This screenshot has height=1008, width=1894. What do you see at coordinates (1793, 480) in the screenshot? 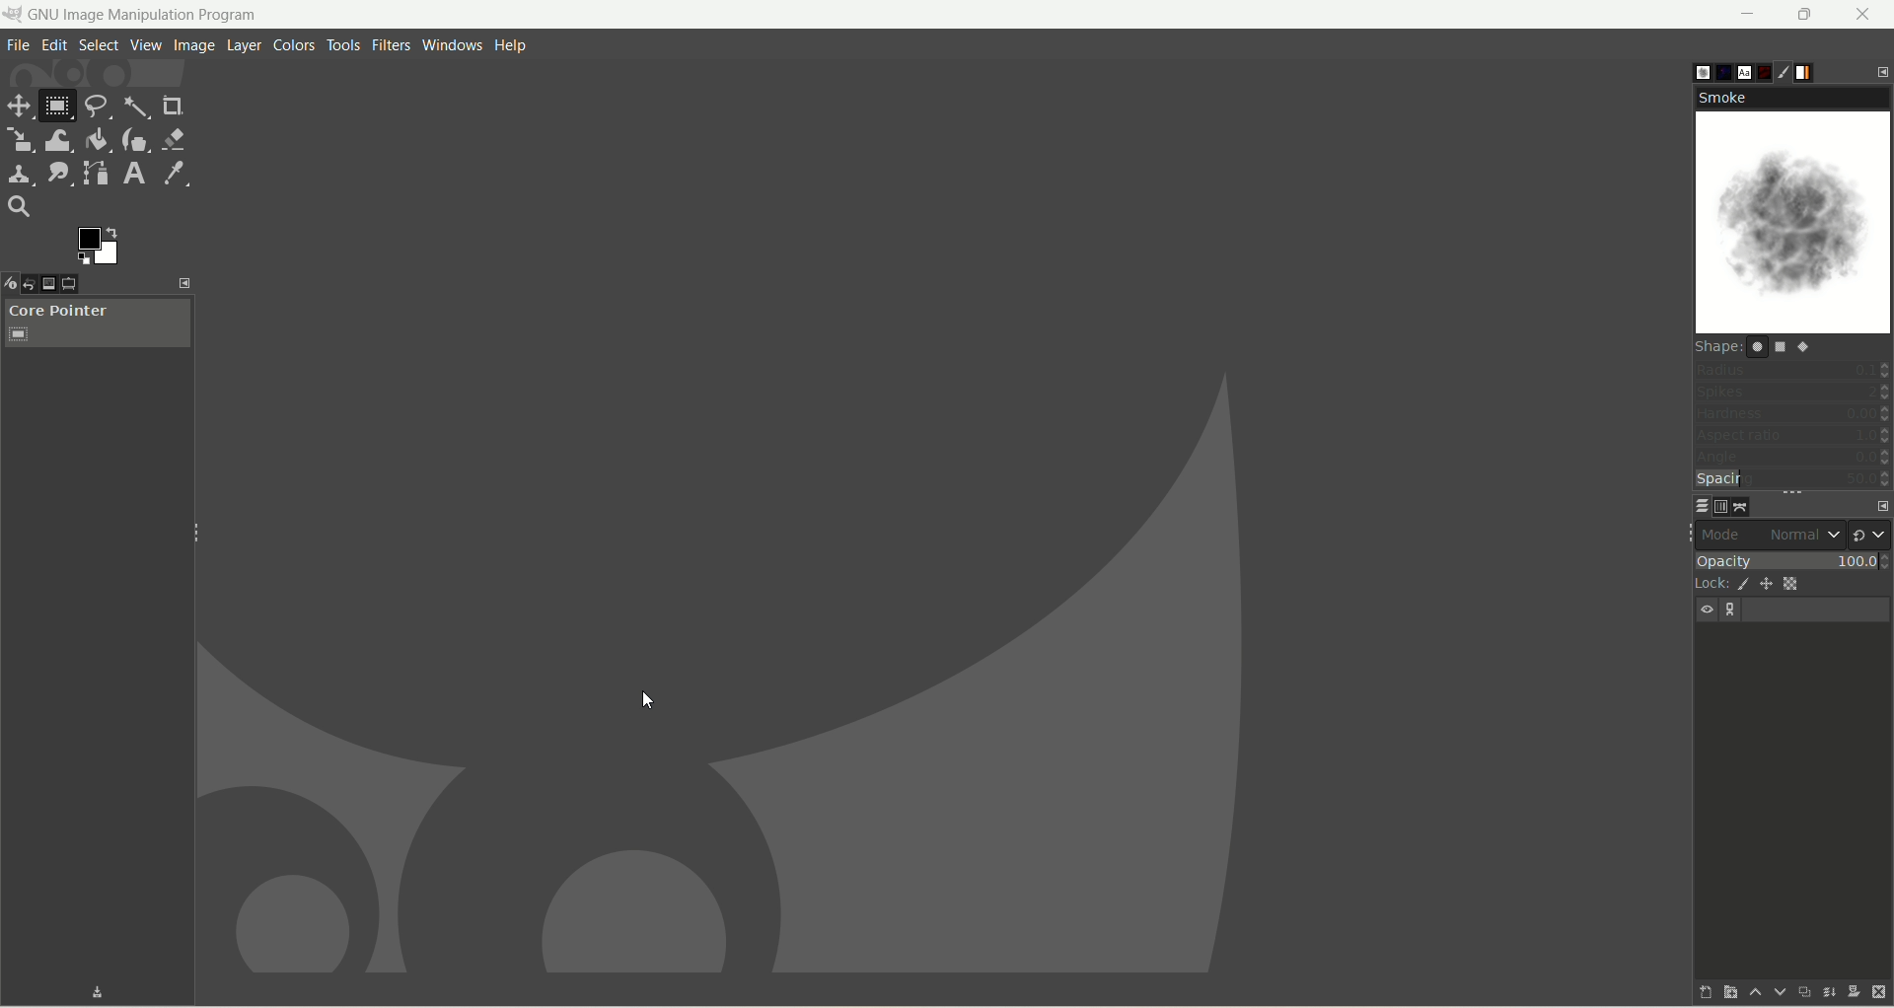
I see `spacing` at bounding box center [1793, 480].